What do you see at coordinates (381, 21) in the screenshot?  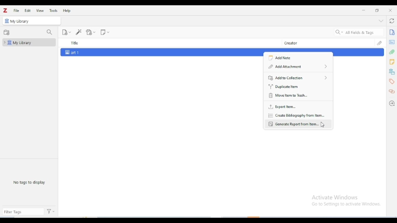 I see `collapse section` at bounding box center [381, 21].